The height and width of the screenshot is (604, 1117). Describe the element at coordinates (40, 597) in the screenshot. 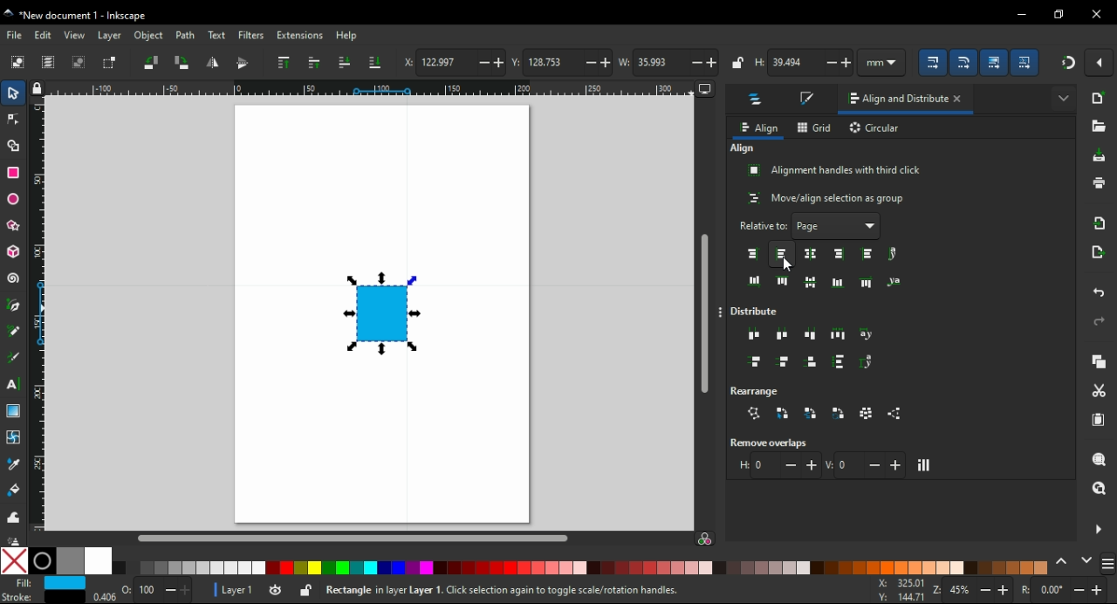

I see `stroke color` at that location.